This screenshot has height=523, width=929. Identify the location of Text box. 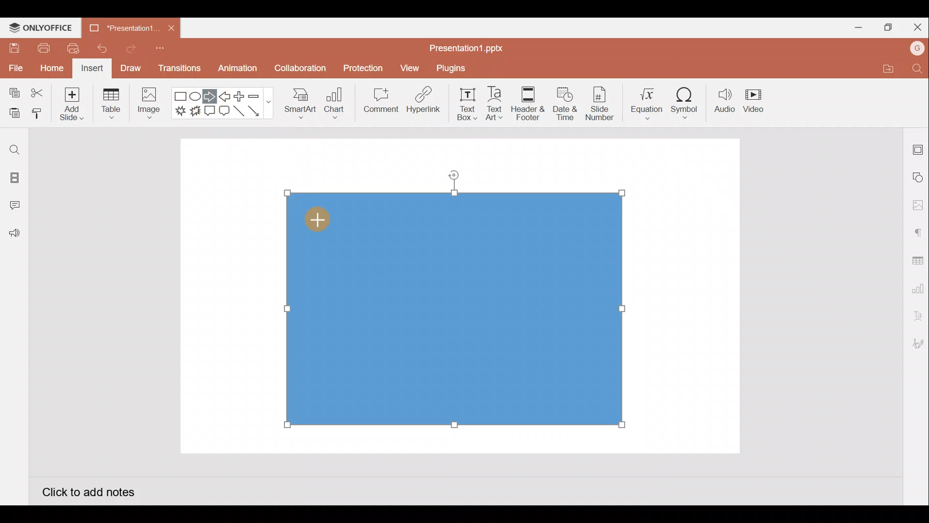
(468, 104).